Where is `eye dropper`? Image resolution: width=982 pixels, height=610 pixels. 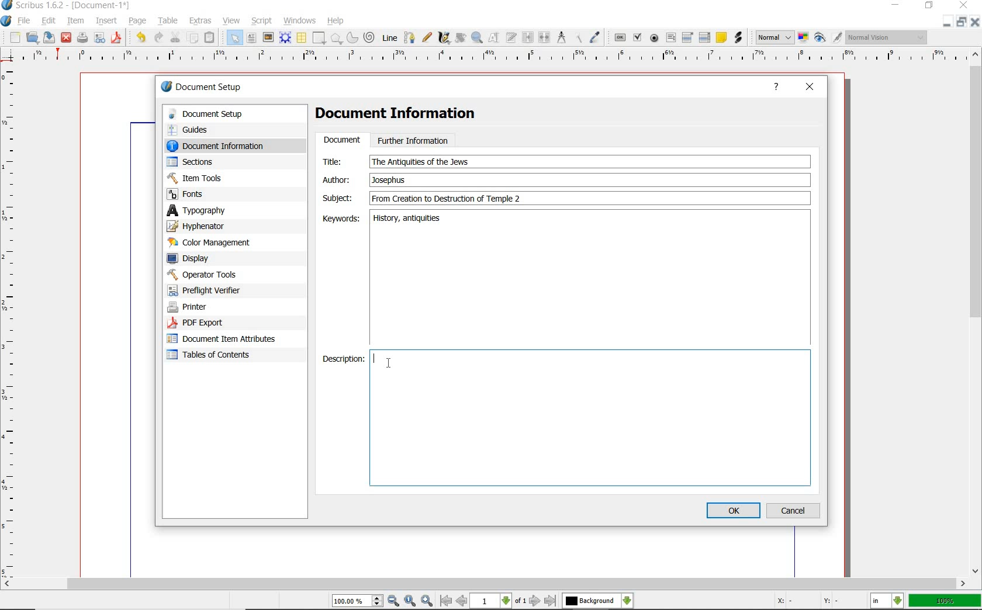
eye dropper is located at coordinates (596, 37).